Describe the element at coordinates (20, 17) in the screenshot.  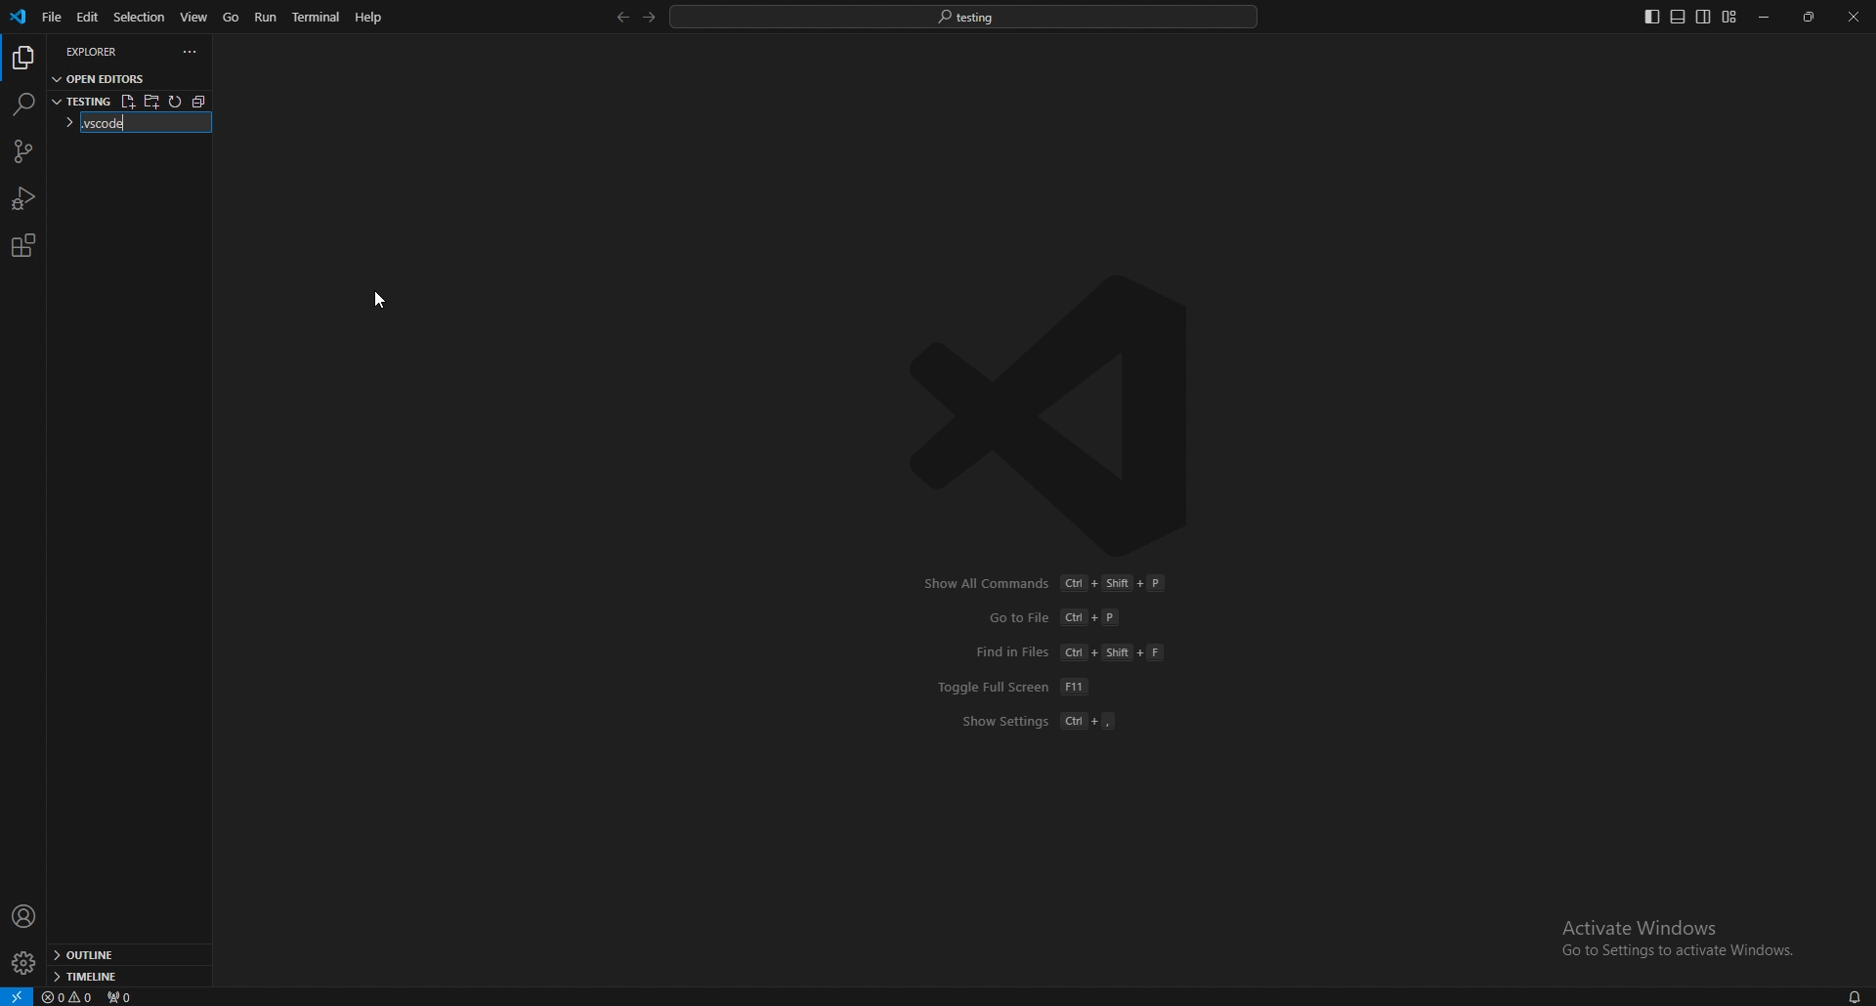
I see `vscode` at that location.